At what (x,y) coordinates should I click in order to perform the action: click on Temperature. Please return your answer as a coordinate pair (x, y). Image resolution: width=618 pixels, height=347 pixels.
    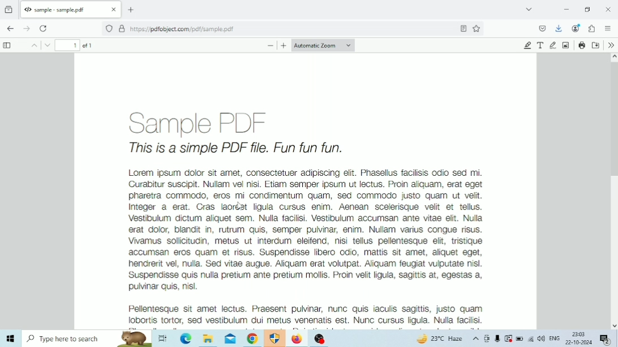
    Looking at the image, I should click on (439, 339).